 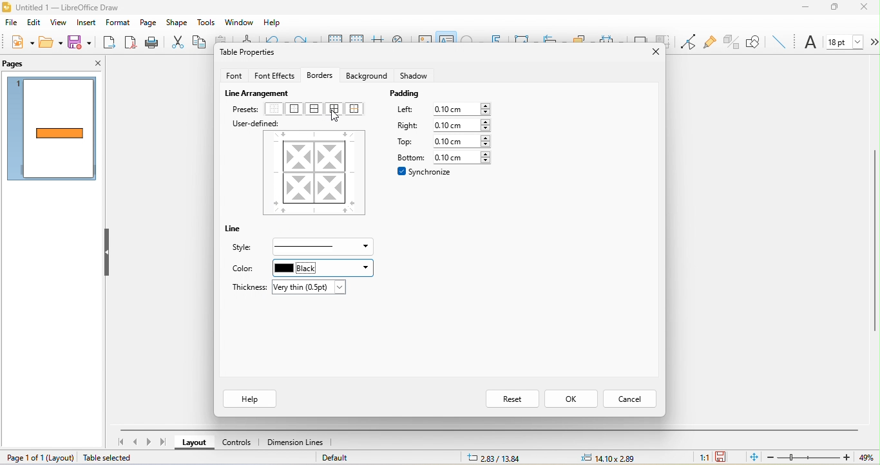 What do you see at coordinates (810, 43) in the screenshot?
I see `font` at bounding box center [810, 43].